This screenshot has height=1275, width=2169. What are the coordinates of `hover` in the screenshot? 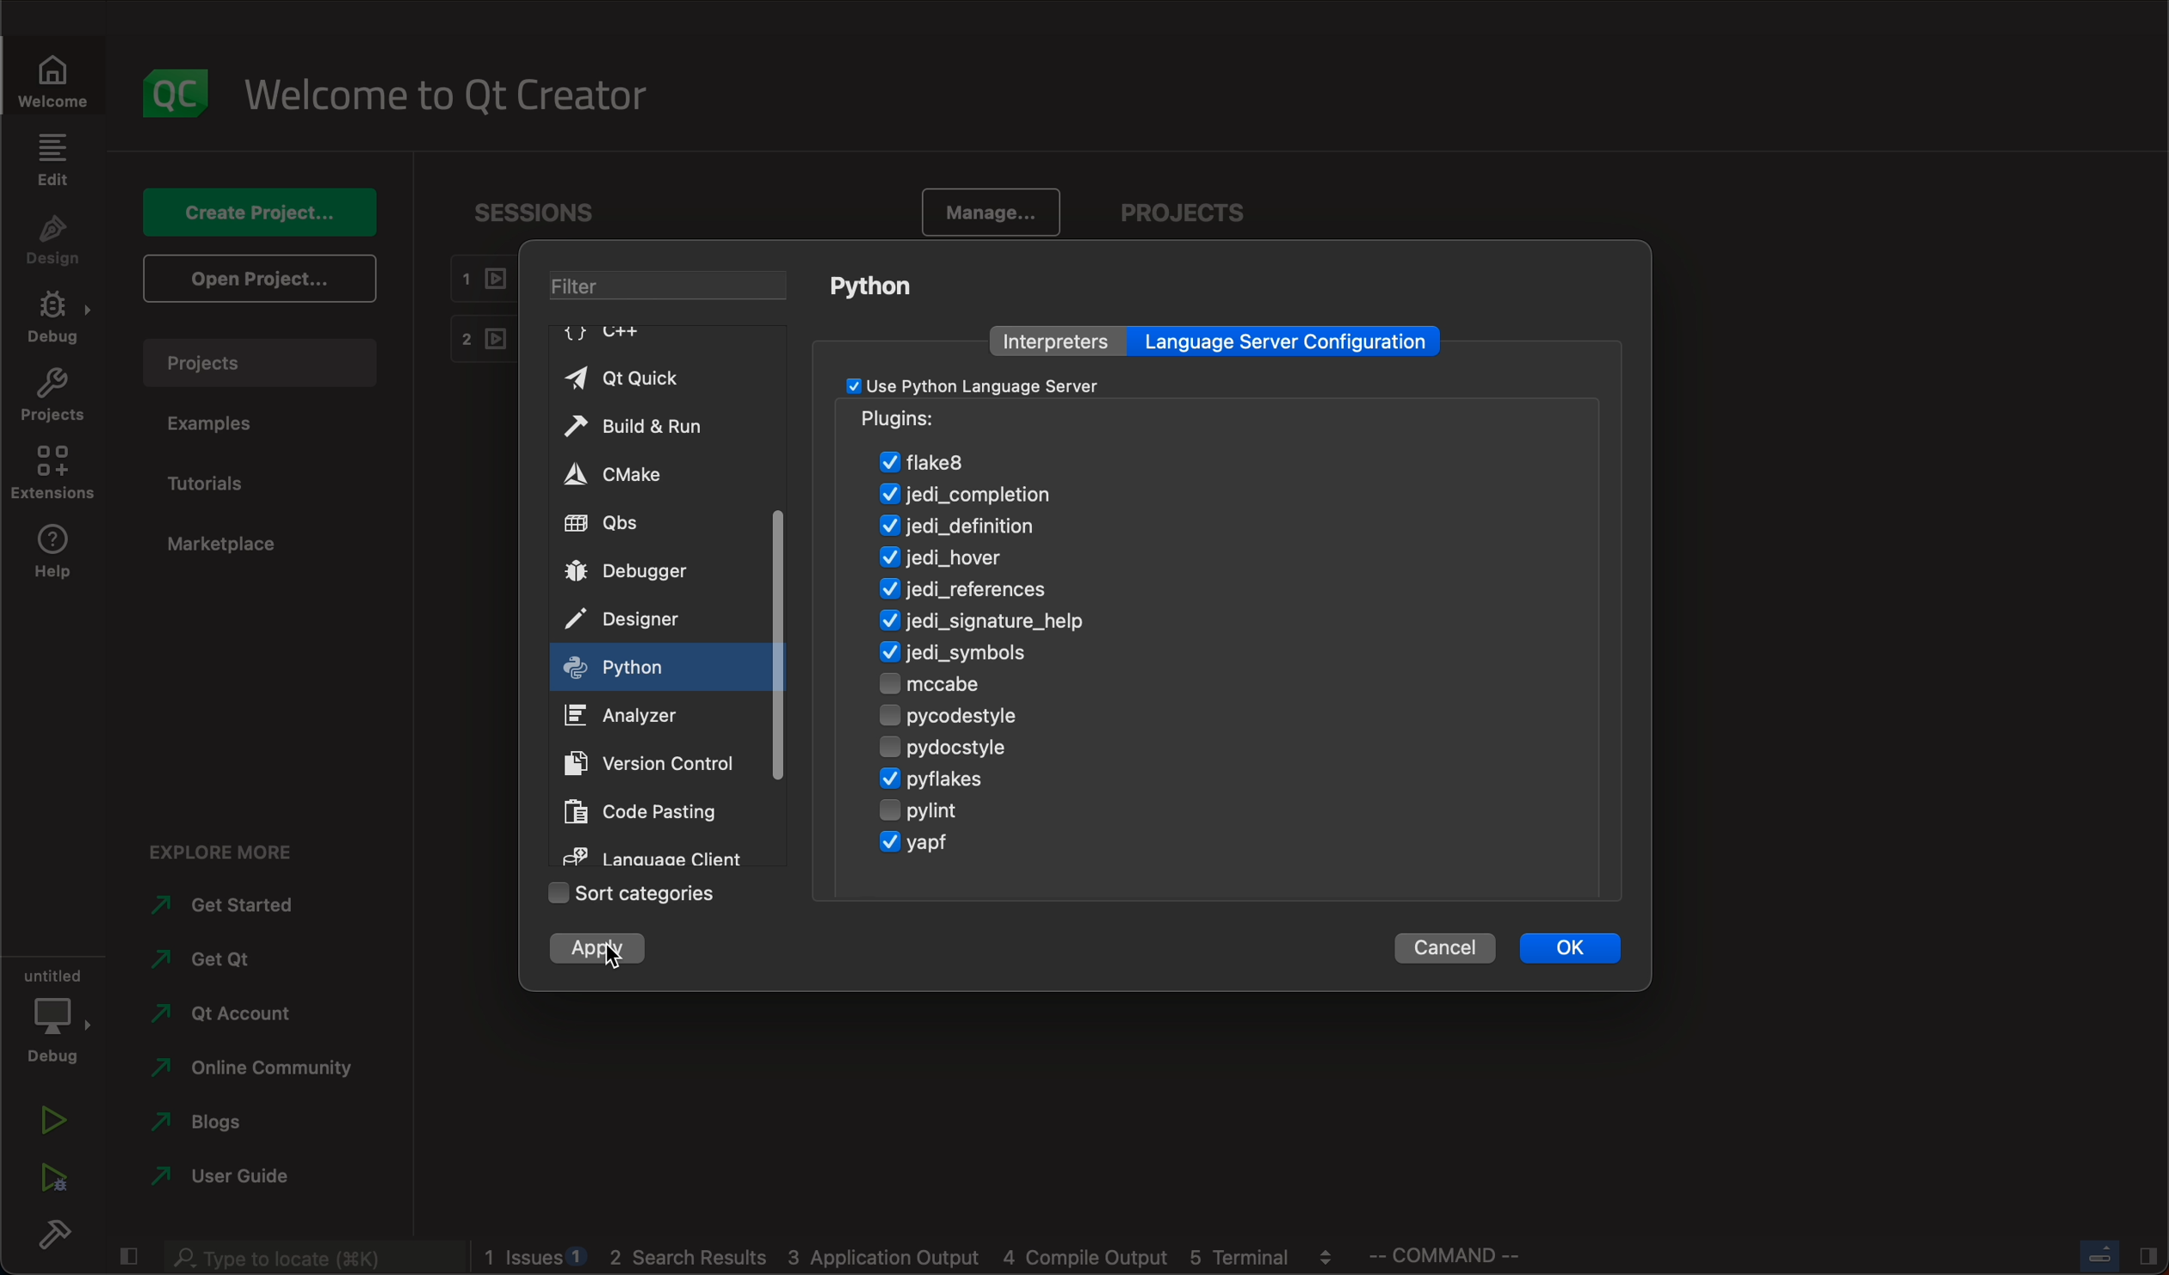 It's located at (964, 556).